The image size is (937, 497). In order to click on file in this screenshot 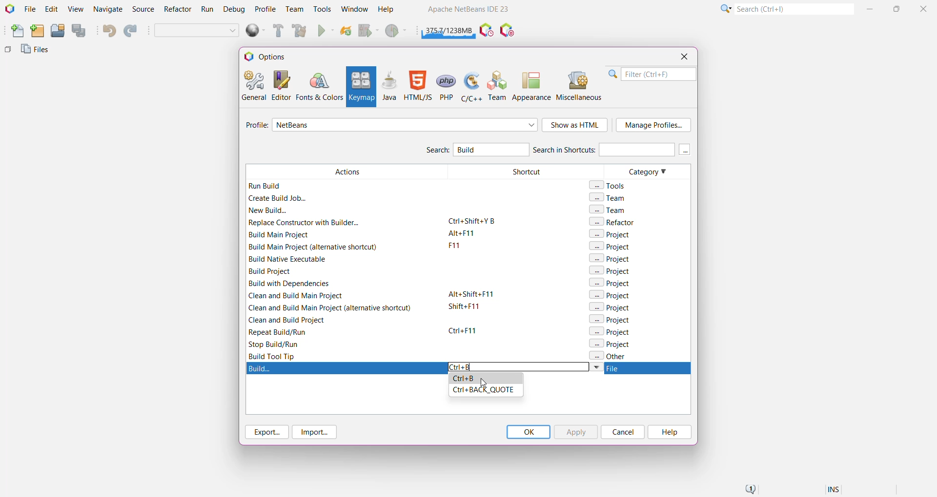, I will do `click(647, 368)`.